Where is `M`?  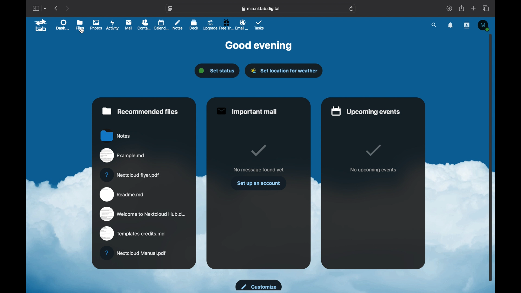 M is located at coordinates (484, 26).